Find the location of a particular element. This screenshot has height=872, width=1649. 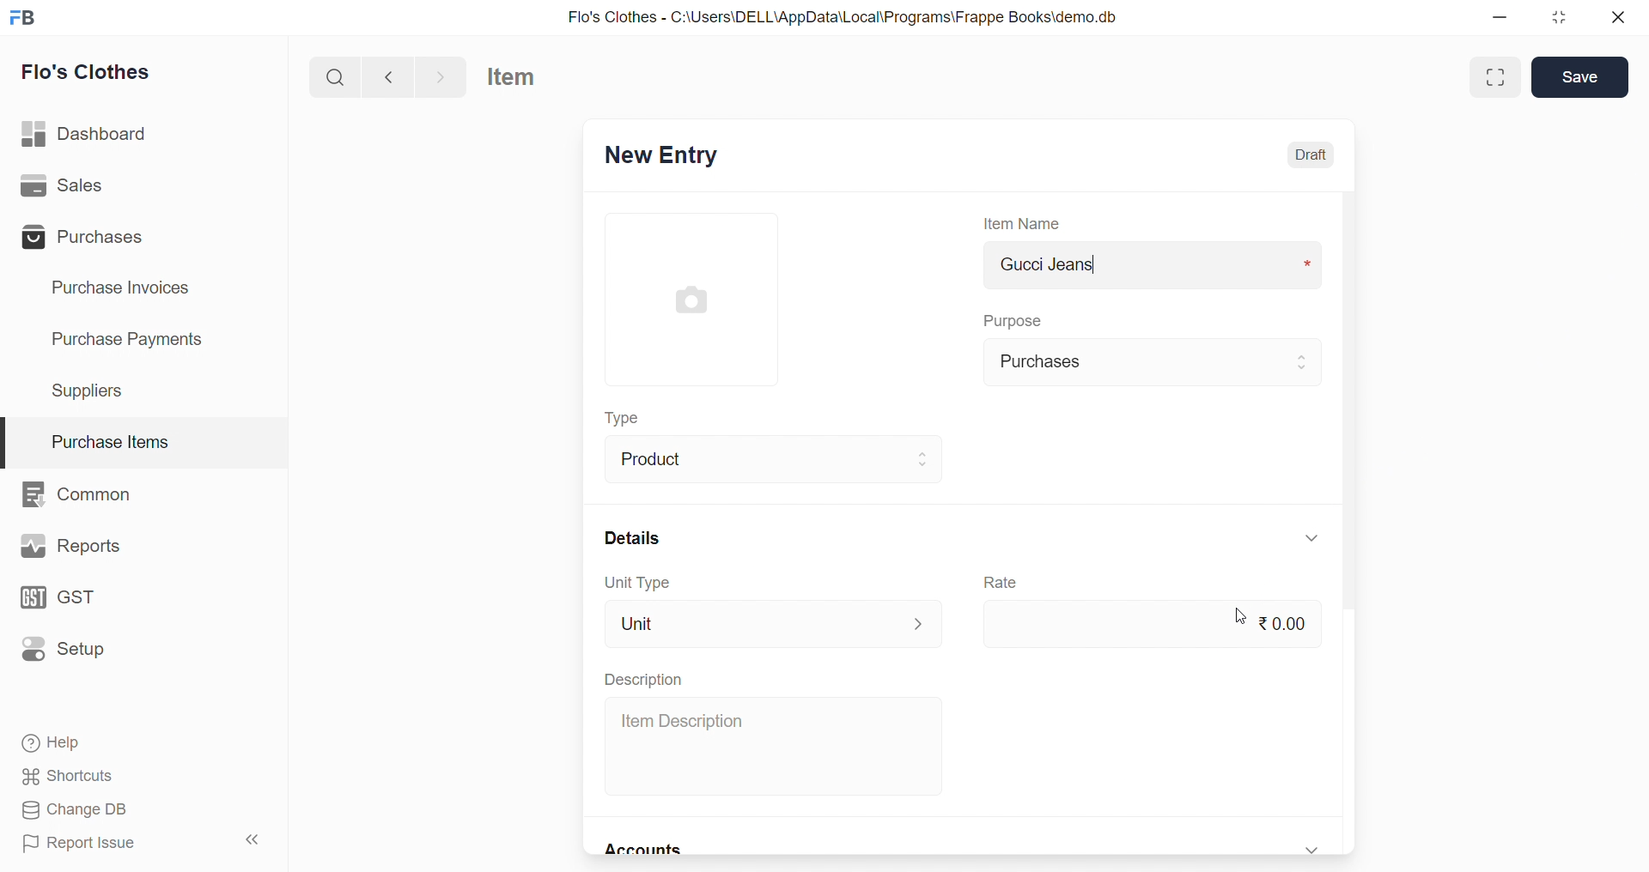

Item is located at coordinates (524, 77).